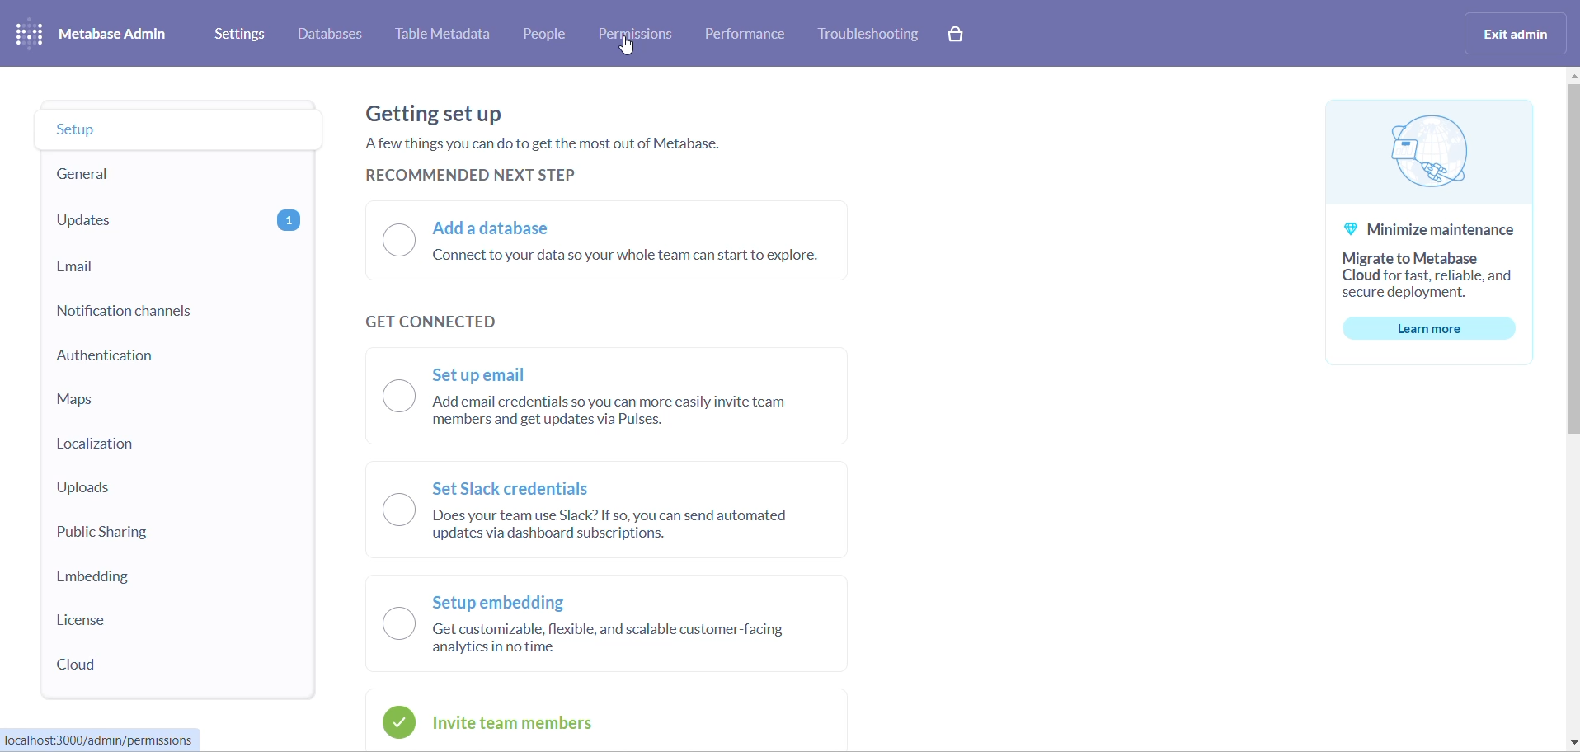 Image resolution: width=1580 pixels, height=752 pixels. Describe the element at coordinates (162, 359) in the screenshot. I see `authentication` at that location.